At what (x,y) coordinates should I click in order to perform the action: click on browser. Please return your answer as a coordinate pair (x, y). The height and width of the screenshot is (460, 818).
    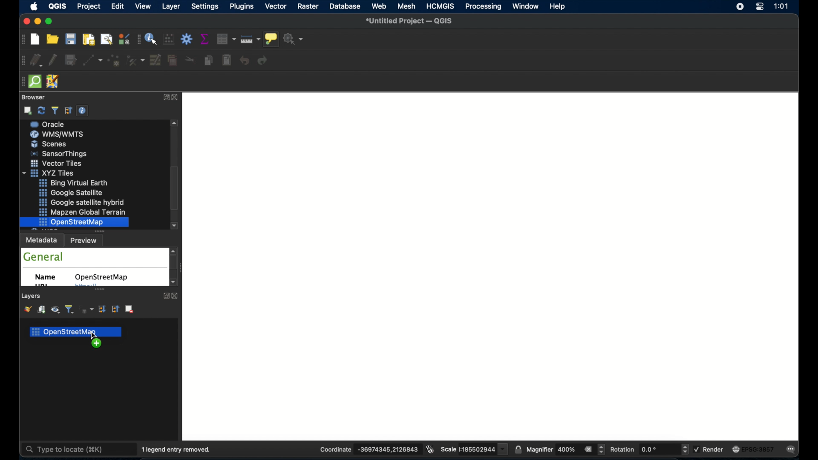
    Looking at the image, I should click on (32, 98).